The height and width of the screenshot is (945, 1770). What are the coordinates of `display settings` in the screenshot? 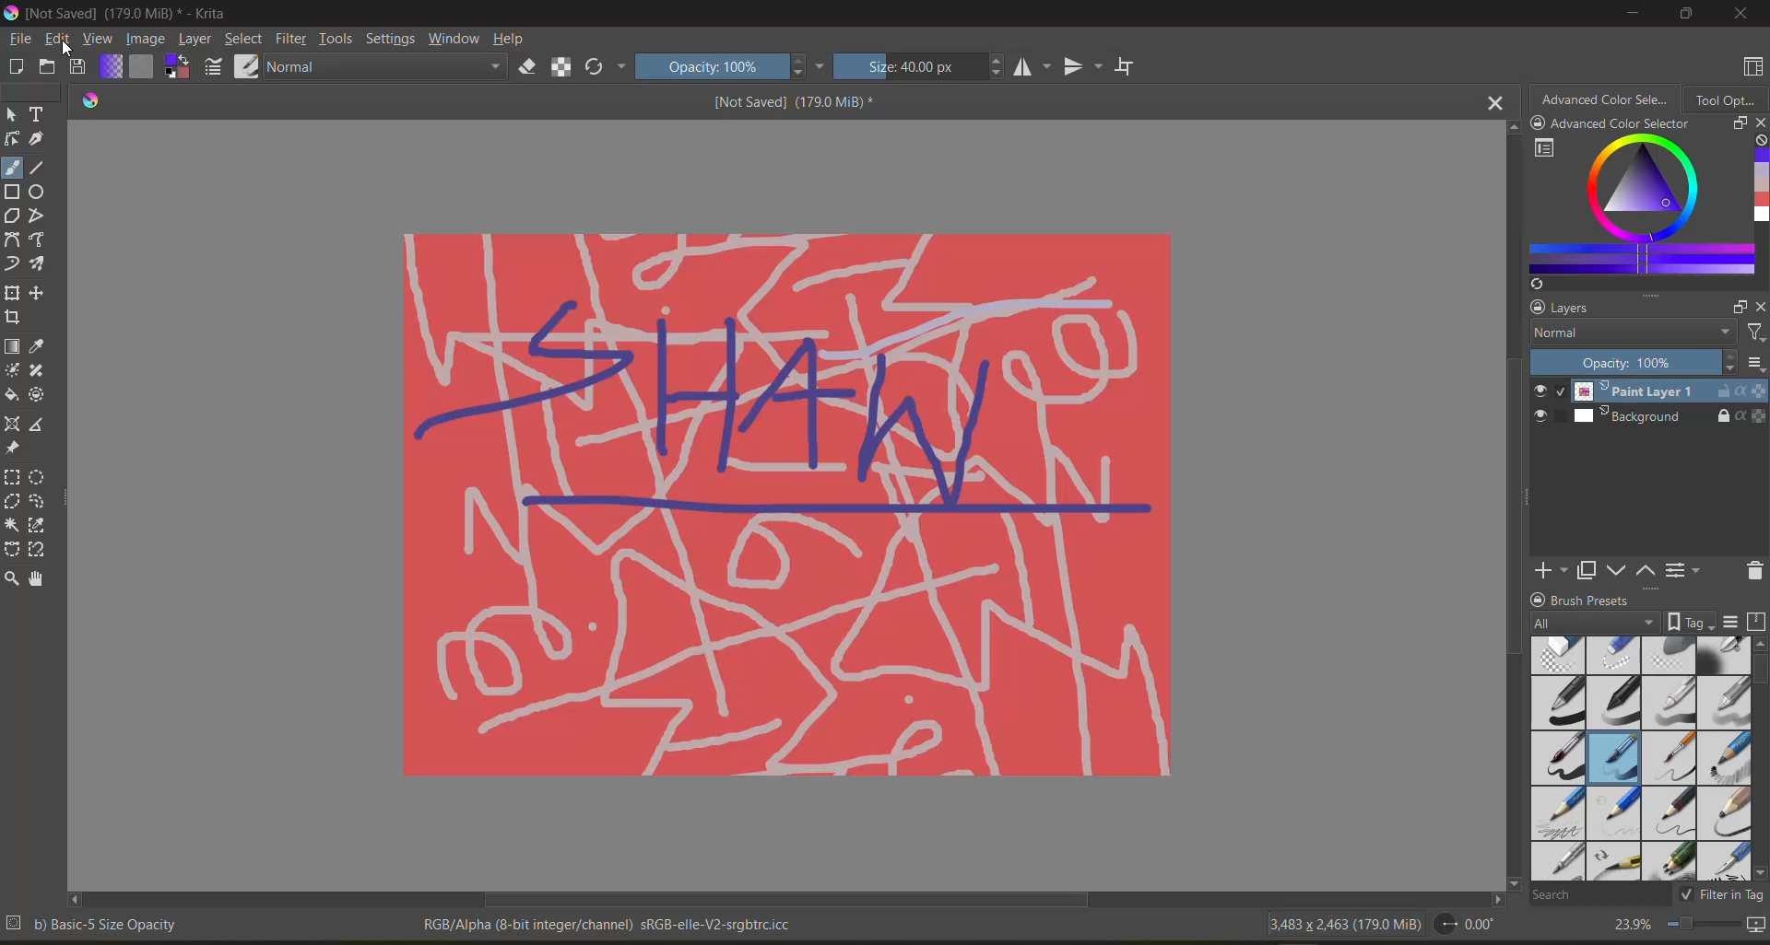 It's located at (1734, 624).